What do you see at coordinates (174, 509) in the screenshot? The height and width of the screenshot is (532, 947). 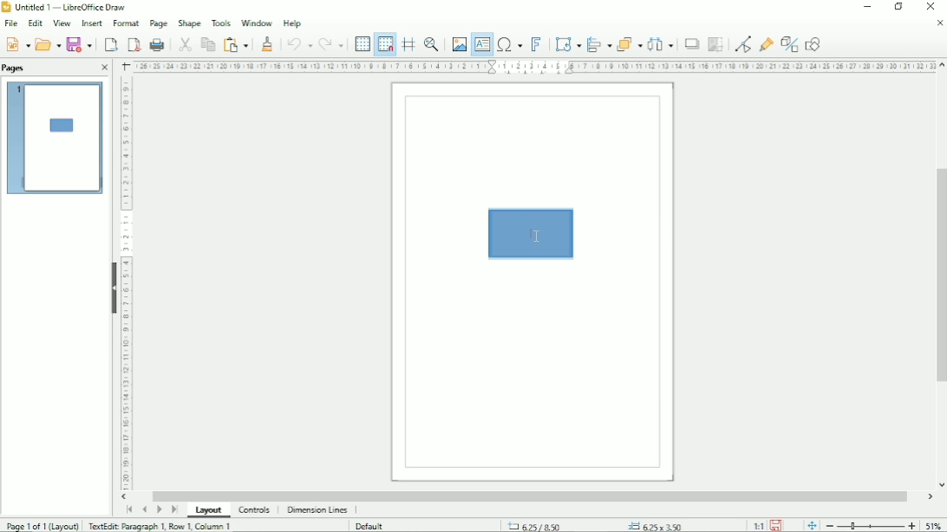 I see `Scroll to last page` at bounding box center [174, 509].